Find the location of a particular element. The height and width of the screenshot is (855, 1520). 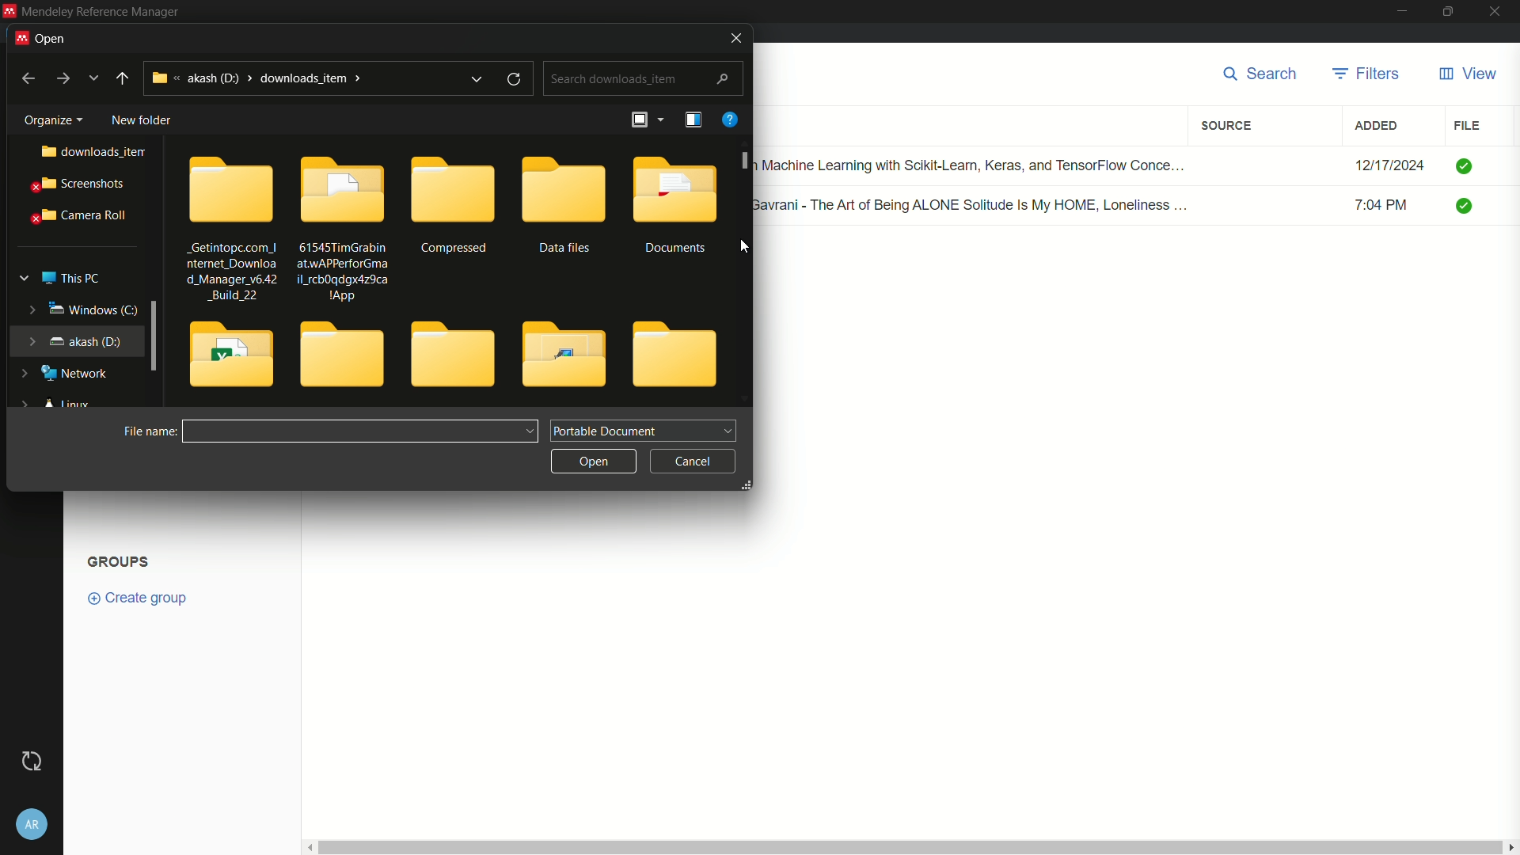

screenshots is located at coordinates (75, 185).